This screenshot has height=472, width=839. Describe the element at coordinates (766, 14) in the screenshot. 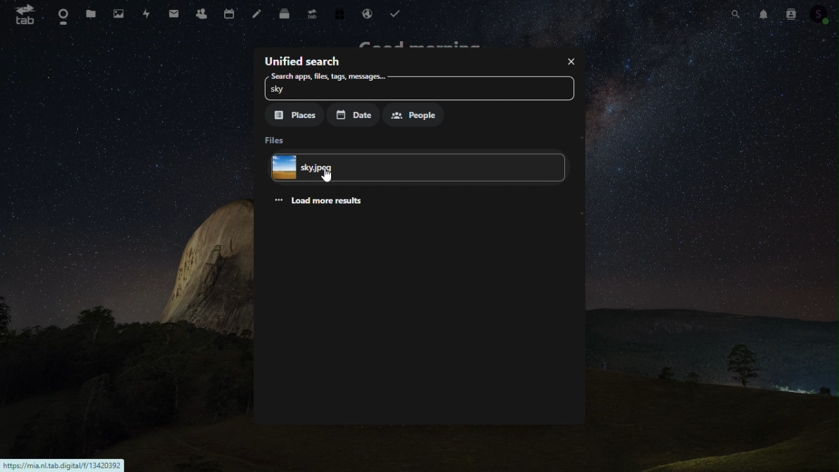

I see `Notification` at that location.